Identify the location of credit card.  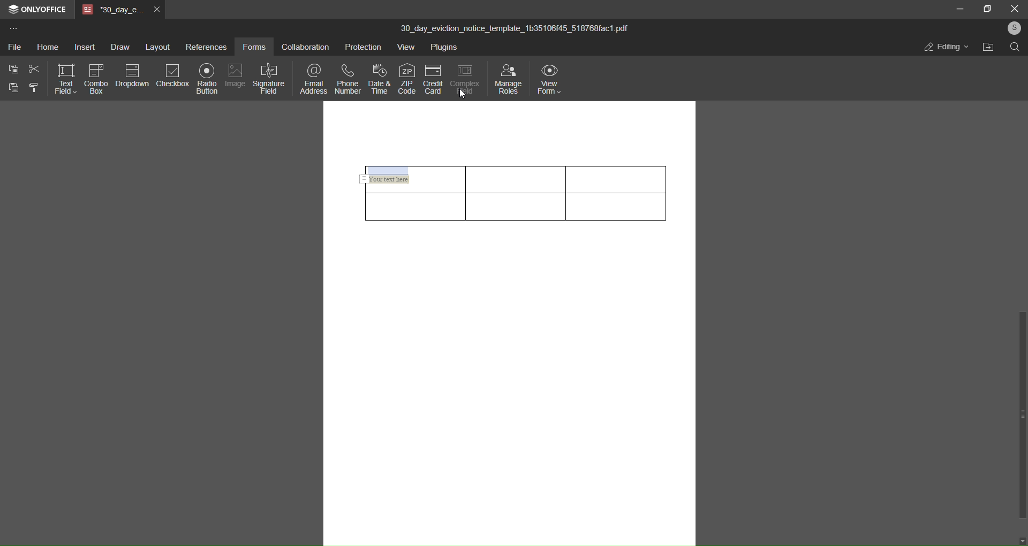
(433, 79).